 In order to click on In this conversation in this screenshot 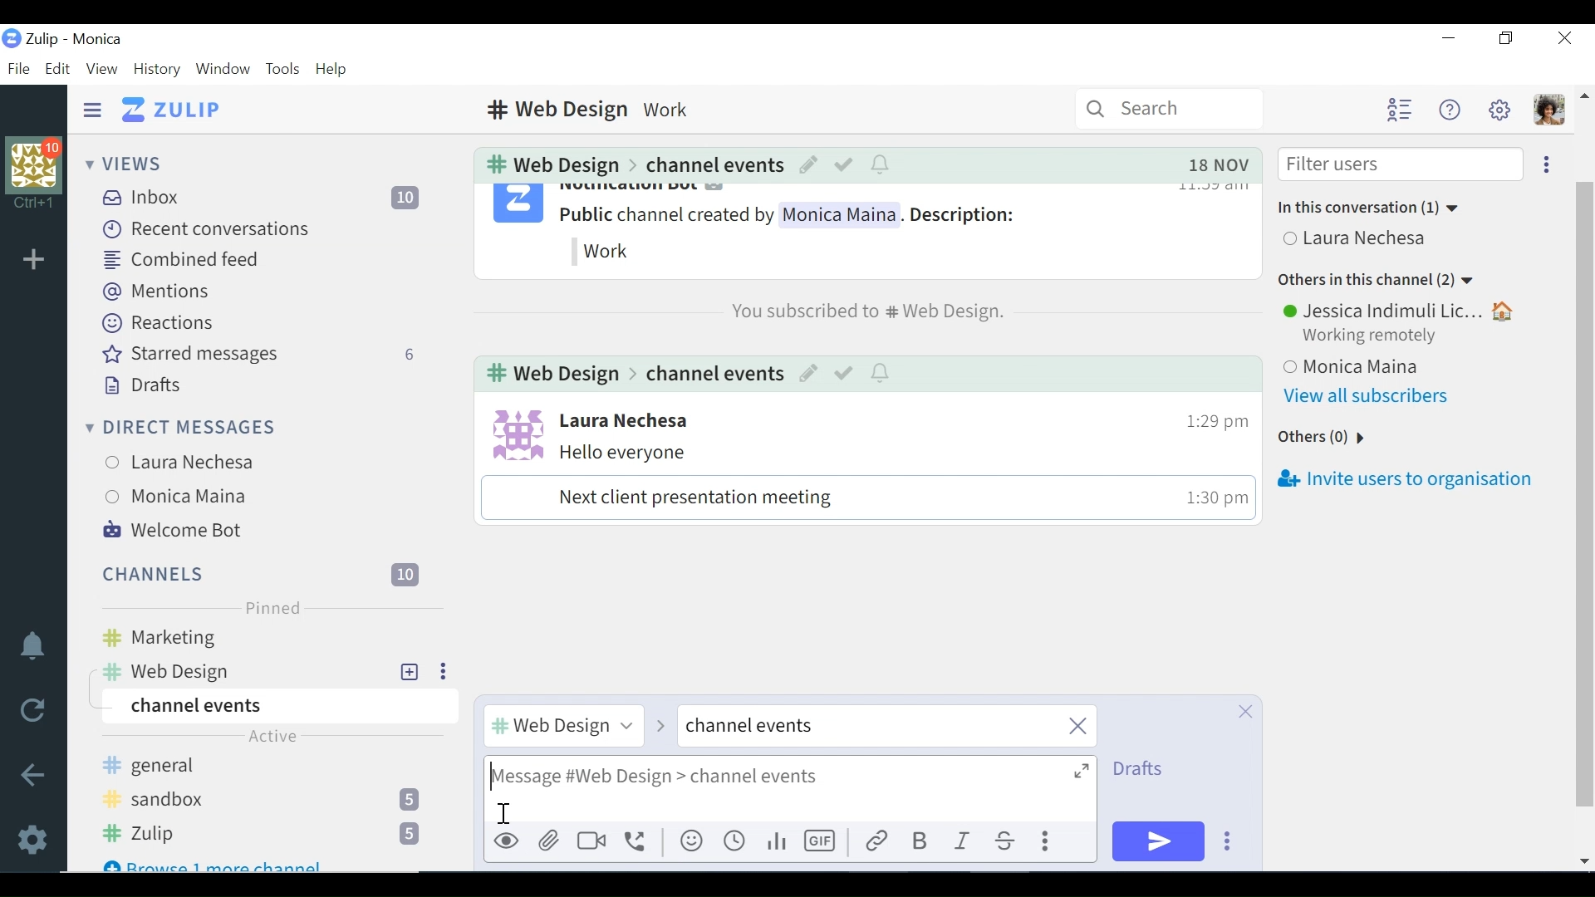, I will do `click(1372, 208)`.